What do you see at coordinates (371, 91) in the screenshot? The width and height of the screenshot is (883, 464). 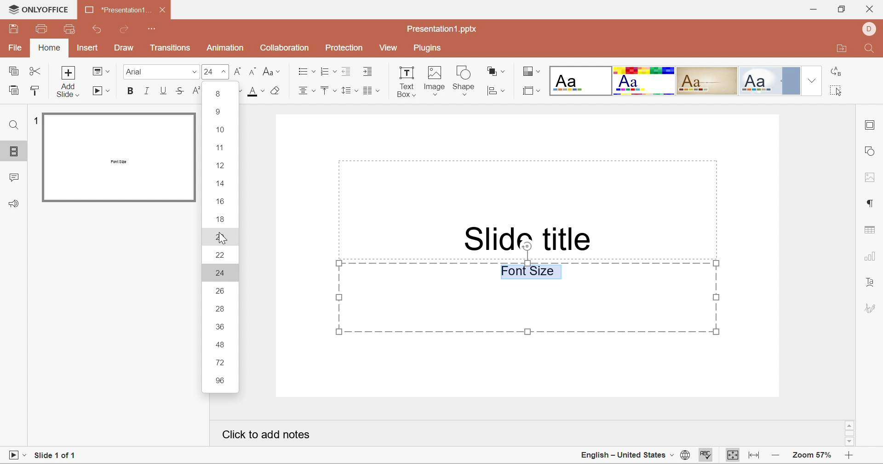 I see `Merge and center` at bounding box center [371, 91].